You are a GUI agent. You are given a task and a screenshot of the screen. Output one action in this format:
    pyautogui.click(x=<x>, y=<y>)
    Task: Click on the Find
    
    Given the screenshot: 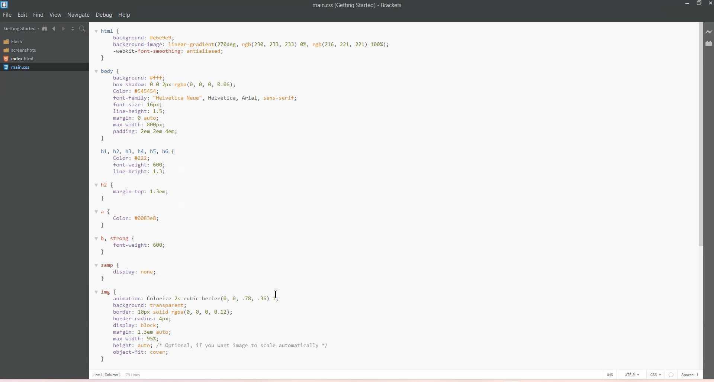 What is the action you would take?
    pyautogui.click(x=38, y=14)
    